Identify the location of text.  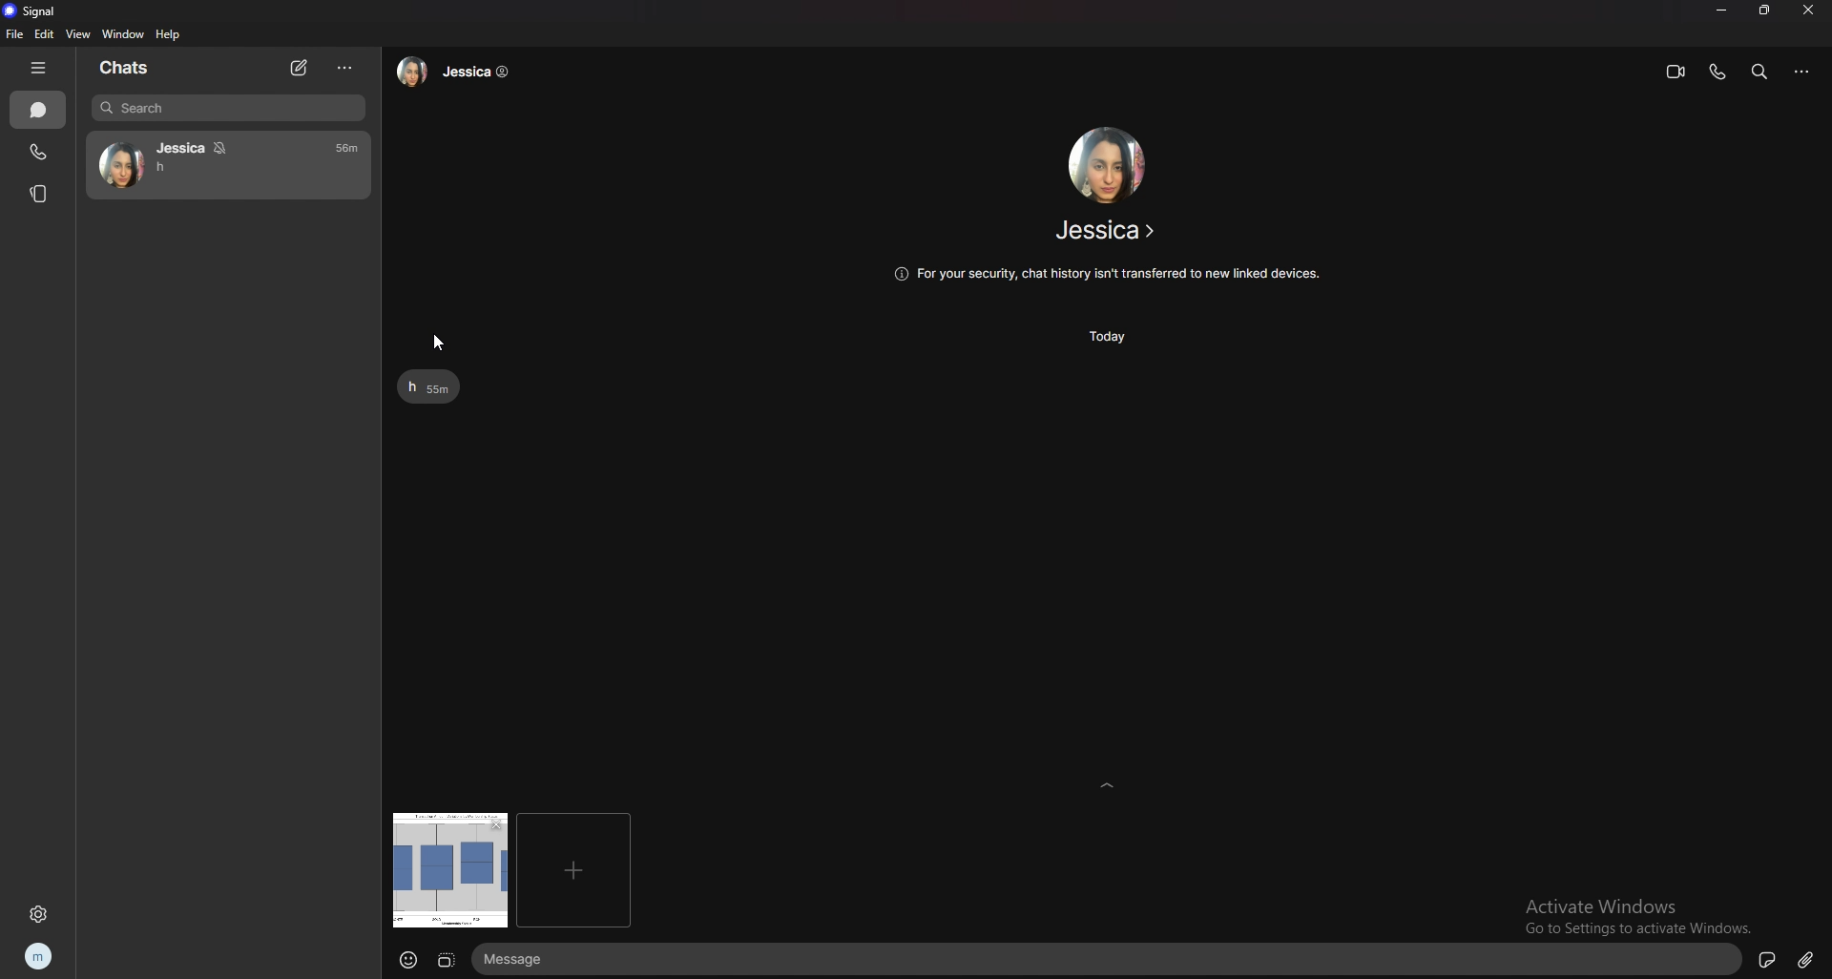
(430, 387).